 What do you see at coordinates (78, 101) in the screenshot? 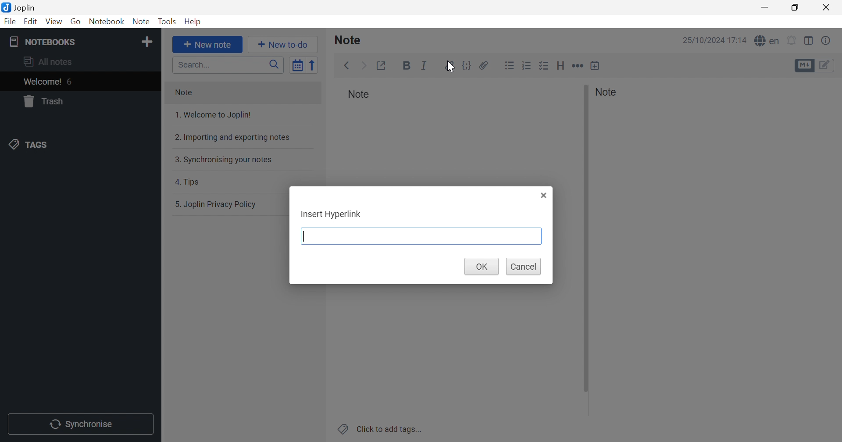
I see `Trash` at bounding box center [78, 101].